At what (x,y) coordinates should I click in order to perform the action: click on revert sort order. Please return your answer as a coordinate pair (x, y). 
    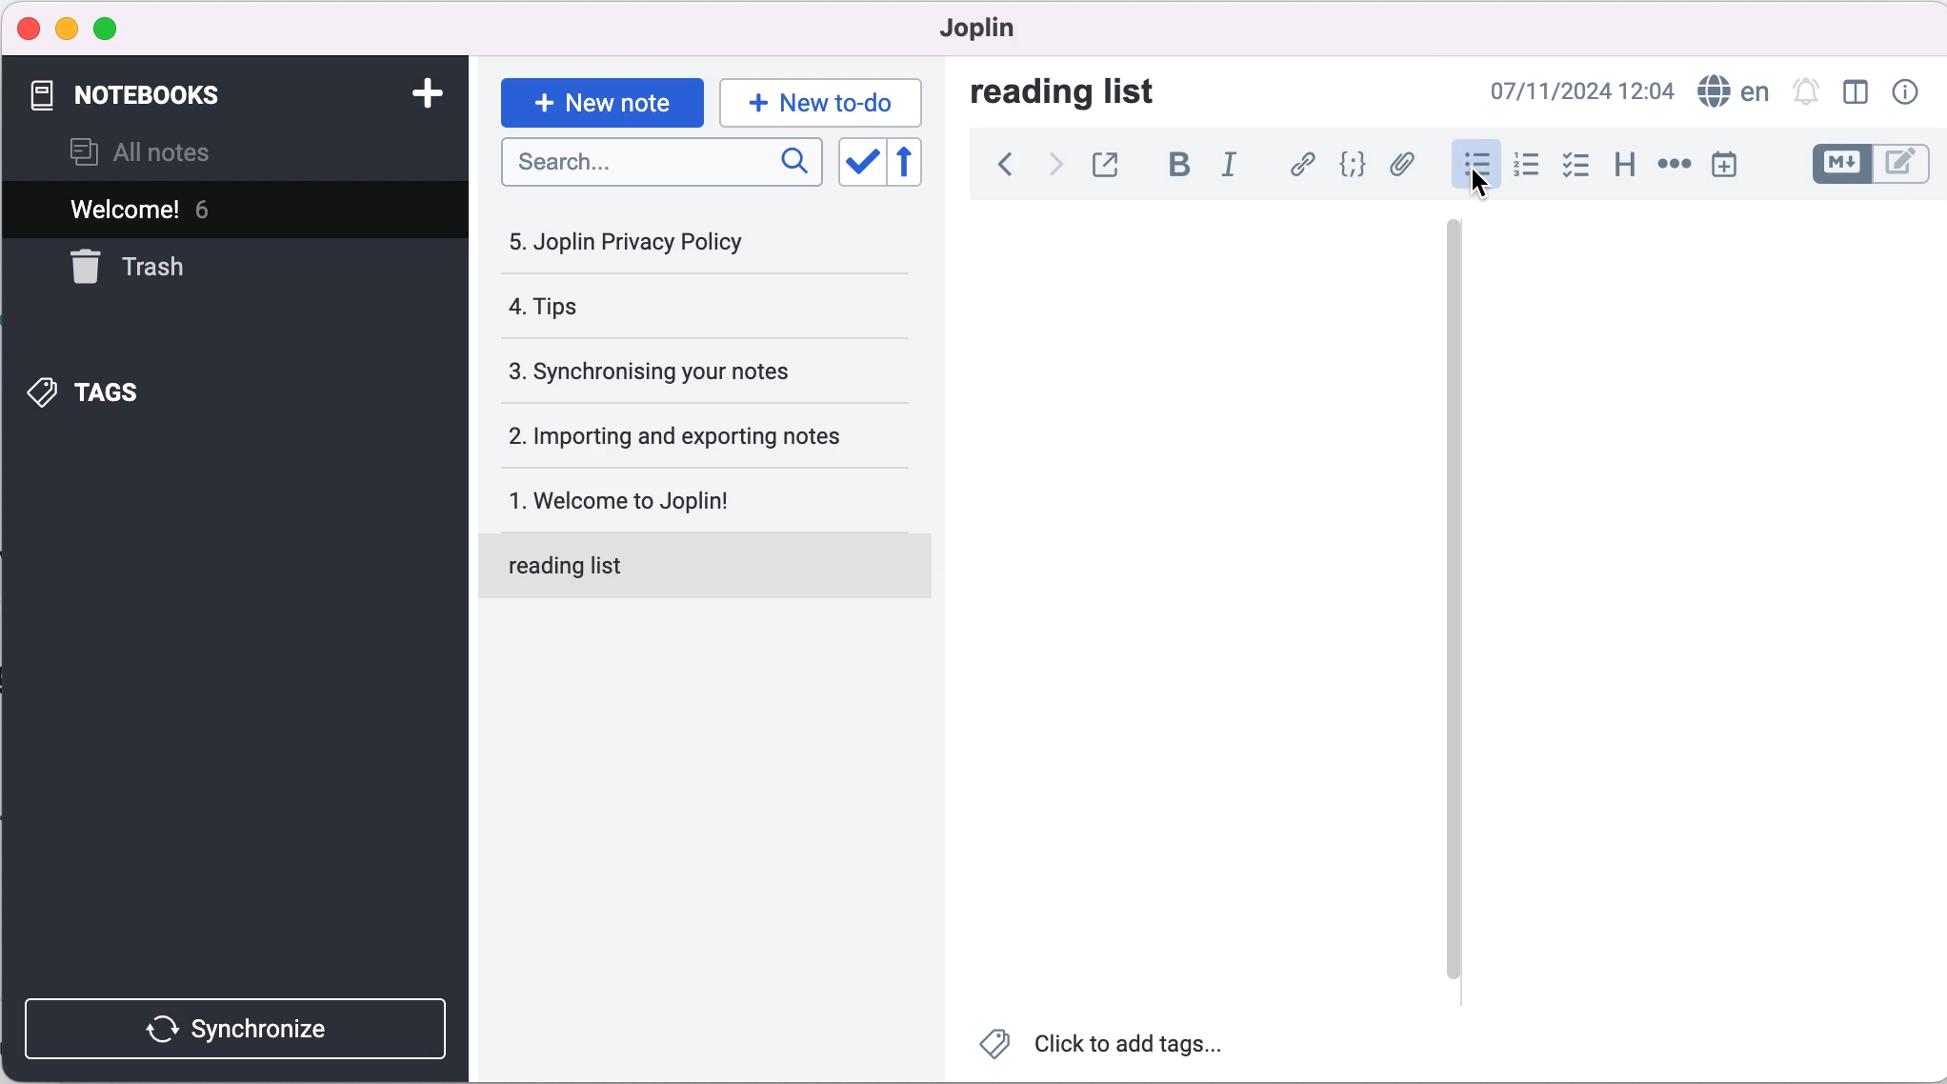
    Looking at the image, I should click on (913, 164).